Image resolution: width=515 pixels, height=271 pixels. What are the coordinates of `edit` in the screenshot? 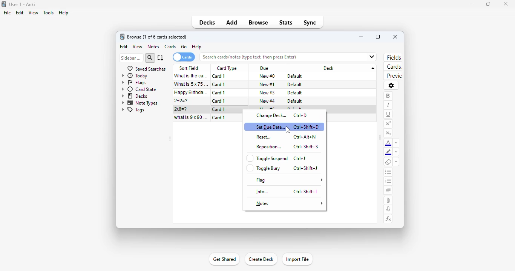 It's located at (19, 13).